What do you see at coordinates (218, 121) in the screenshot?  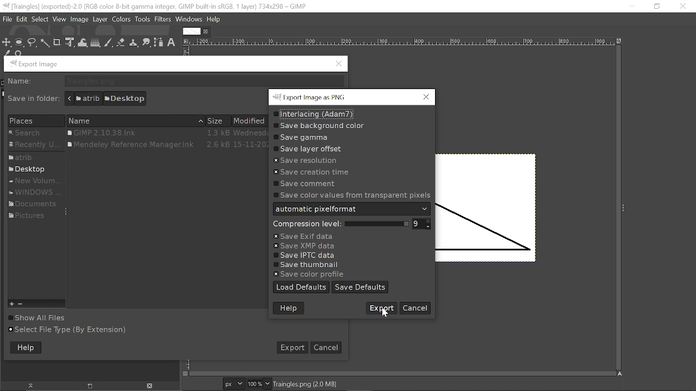 I see `Size of te file` at bounding box center [218, 121].